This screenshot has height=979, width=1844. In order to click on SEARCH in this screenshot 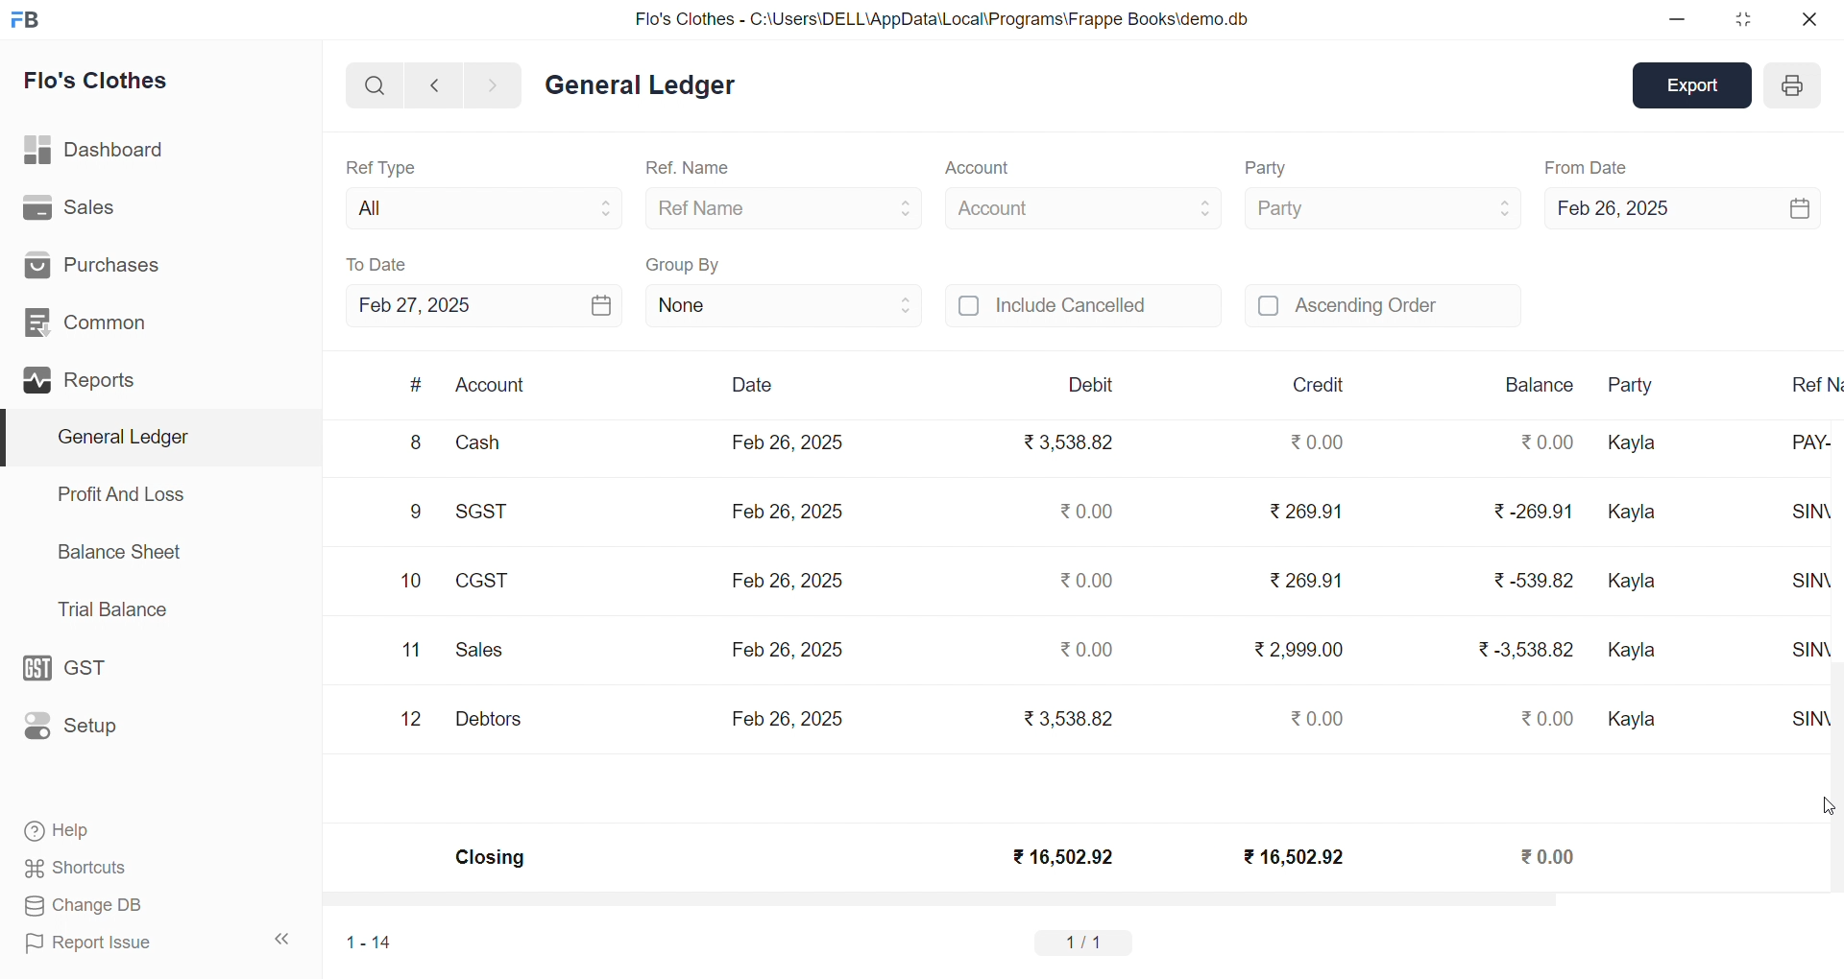, I will do `click(373, 84)`.